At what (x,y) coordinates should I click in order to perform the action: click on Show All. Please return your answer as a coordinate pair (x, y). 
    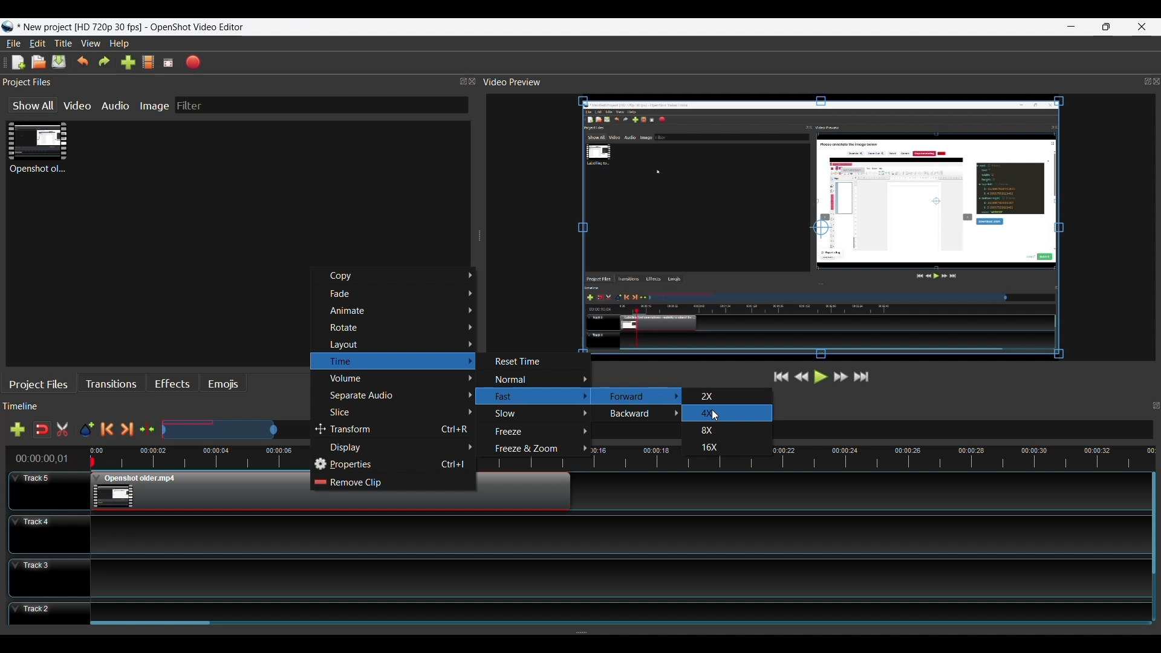
    Looking at the image, I should click on (31, 105).